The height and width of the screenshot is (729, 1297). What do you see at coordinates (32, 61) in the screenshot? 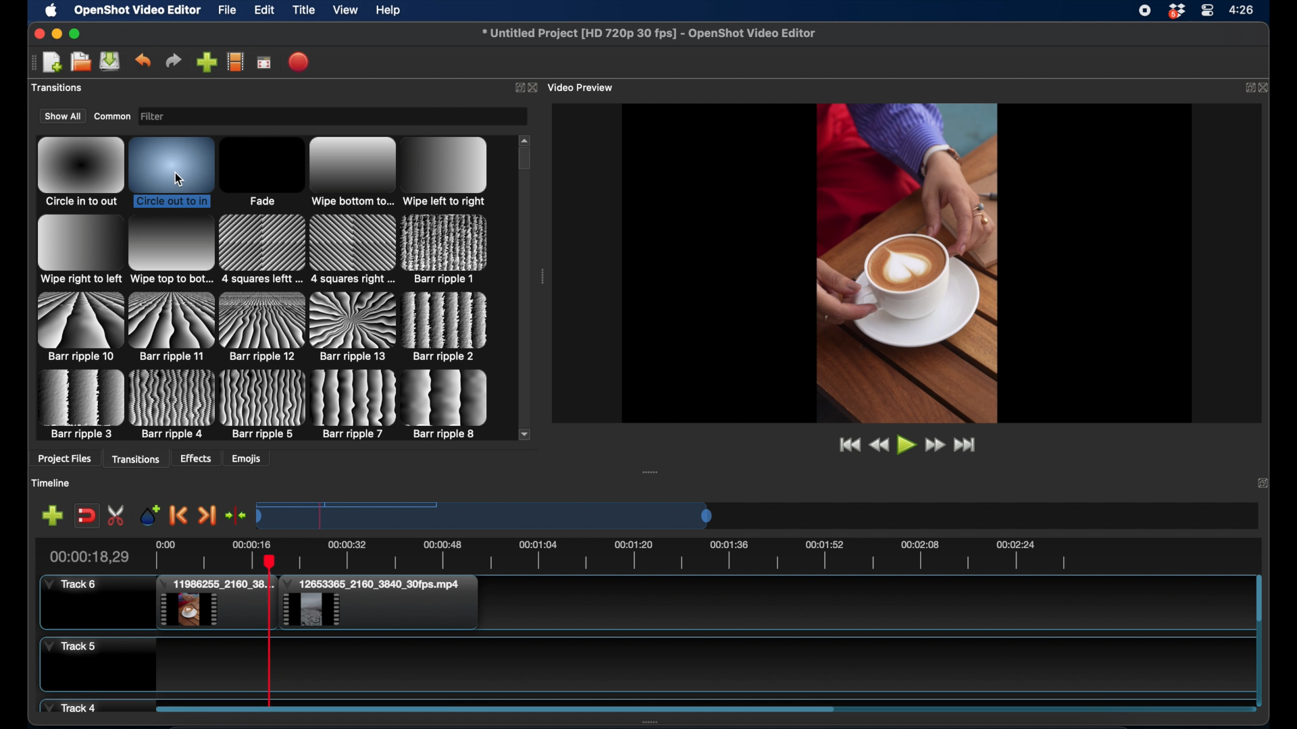
I see `drag handle` at bounding box center [32, 61].